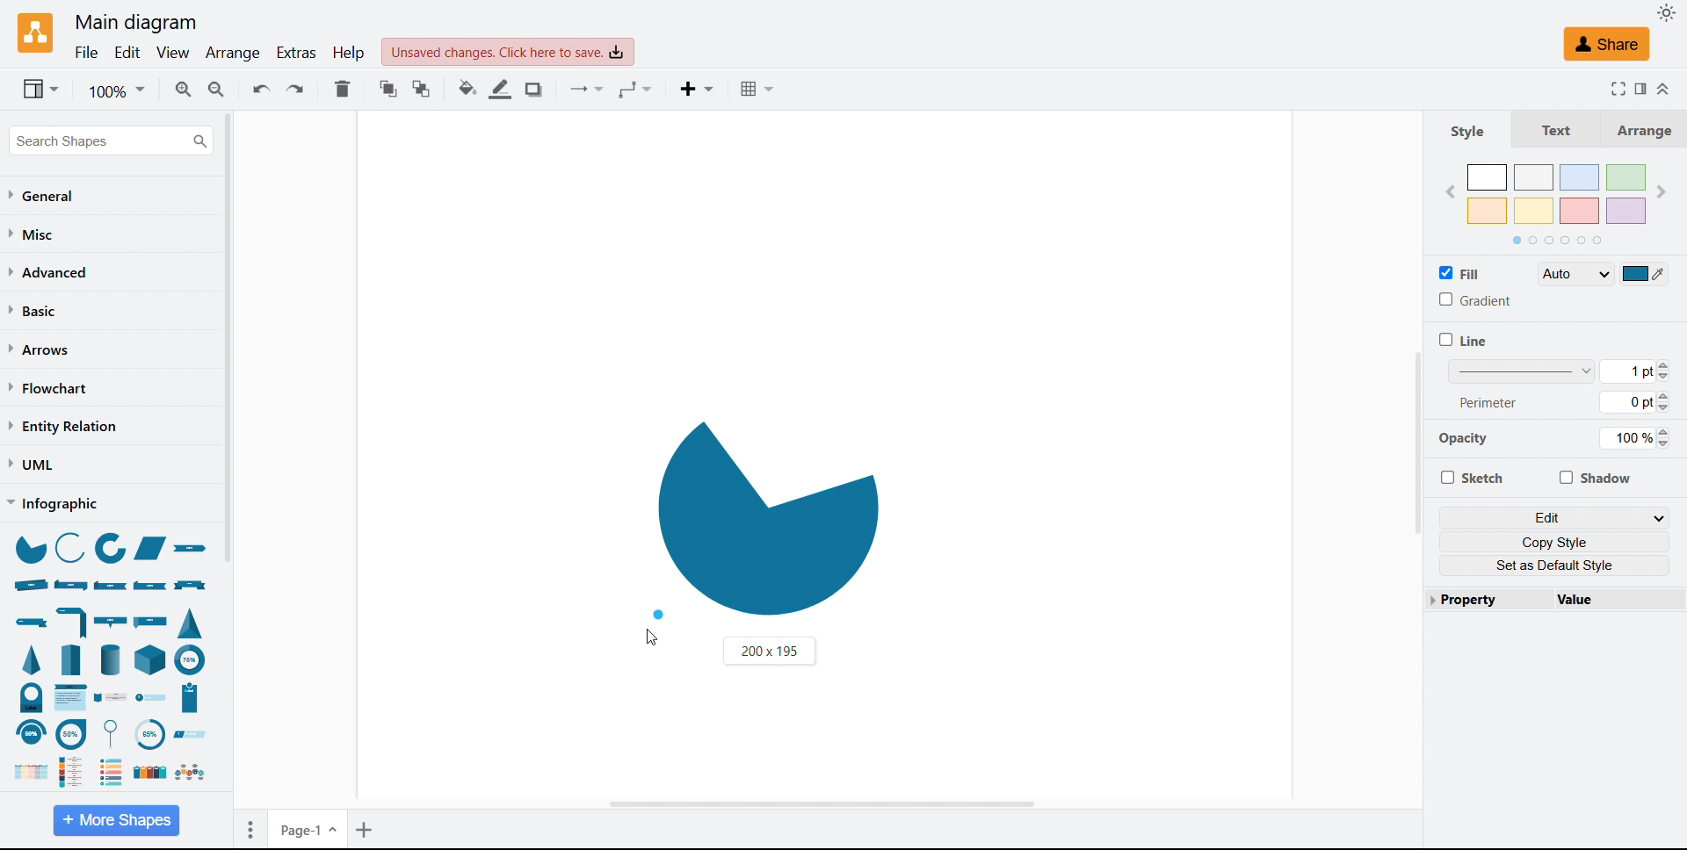  What do you see at coordinates (151, 584) in the screenshot?
I see `ribbon back fold` at bounding box center [151, 584].